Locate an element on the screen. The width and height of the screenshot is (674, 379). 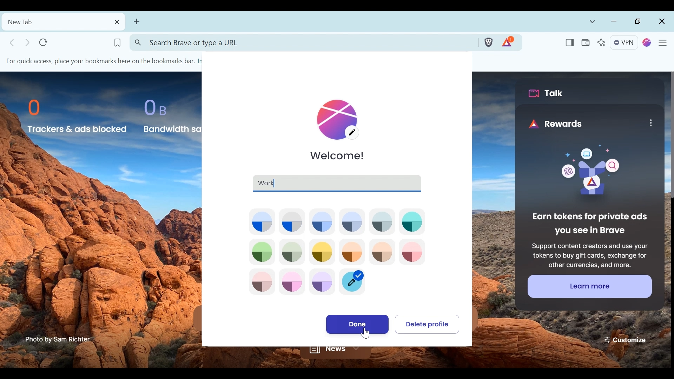
Photo by sam richter is located at coordinates (63, 343).